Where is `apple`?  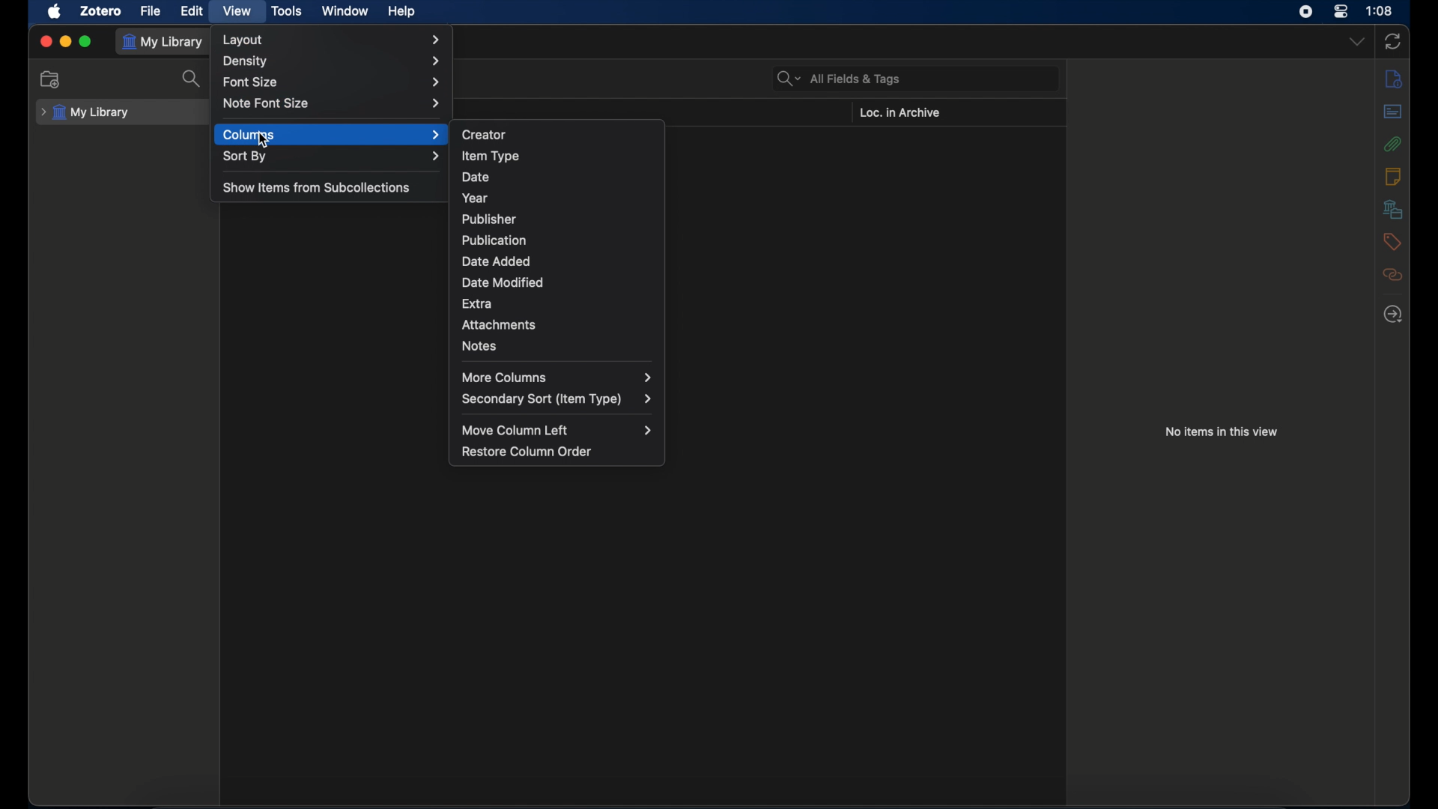
apple is located at coordinates (55, 12).